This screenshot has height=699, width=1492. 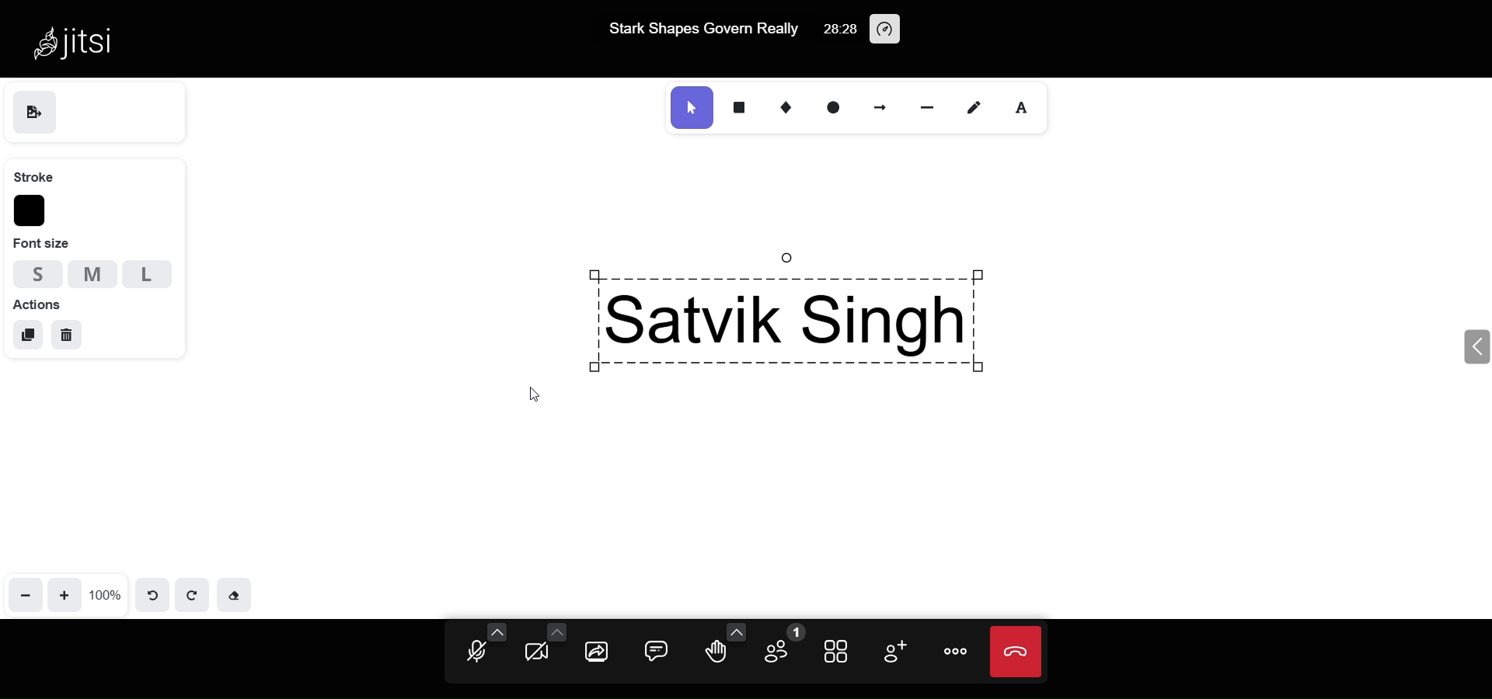 What do you see at coordinates (555, 631) in the screenshot?
I see `more camera option` at bounding box center [555, 631].